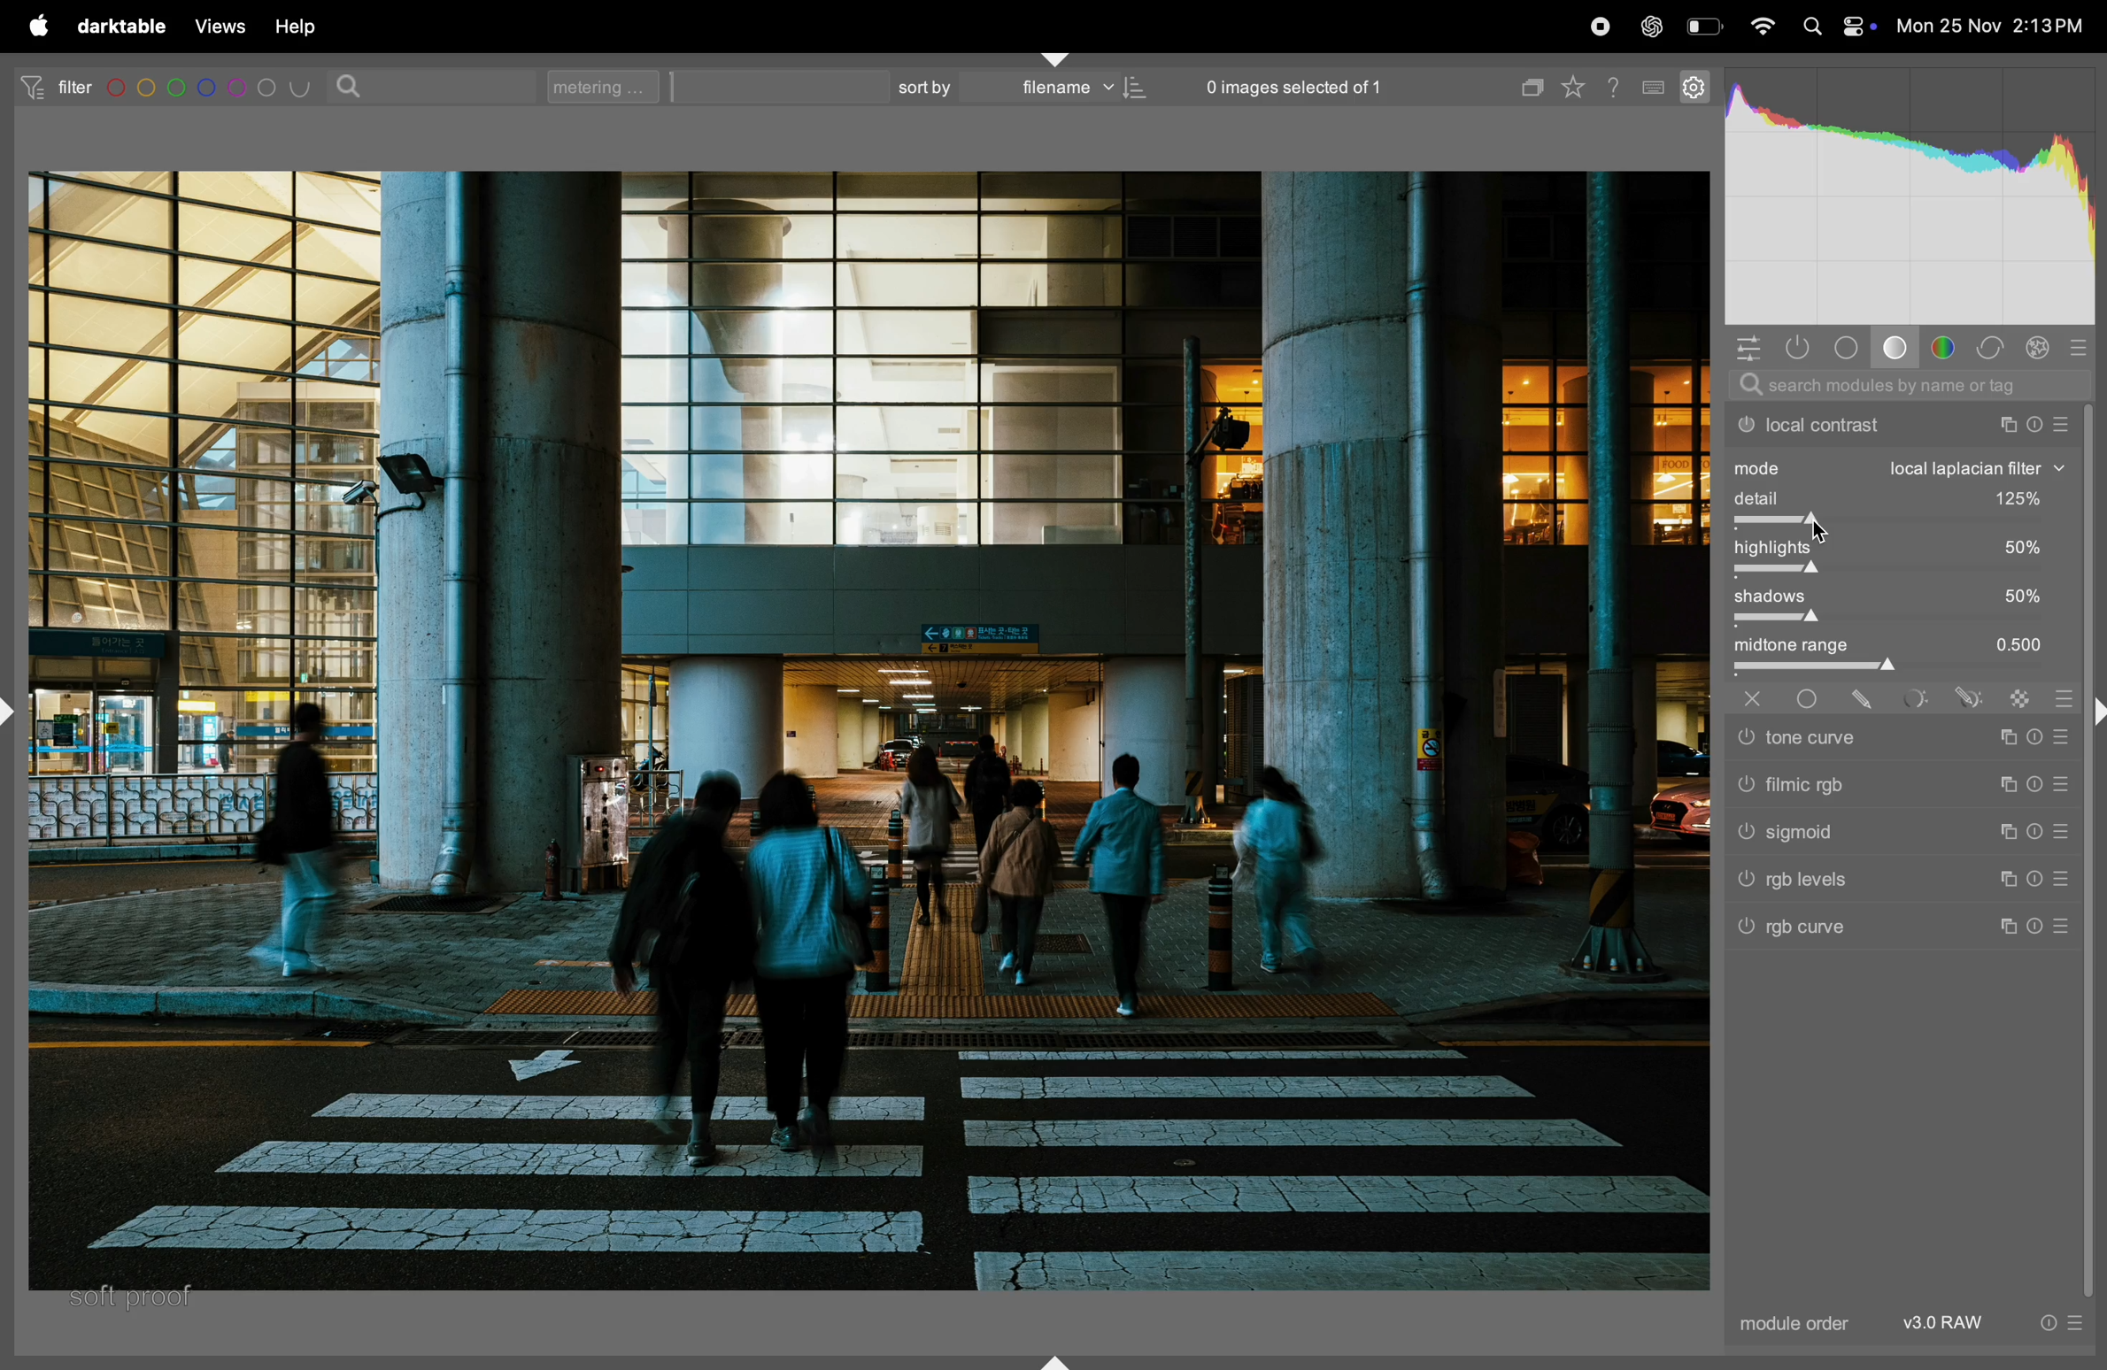  What do you see at coordinates (1528, 83) in the screenshot?
I see `copy` at bounding box center [1528, 83].